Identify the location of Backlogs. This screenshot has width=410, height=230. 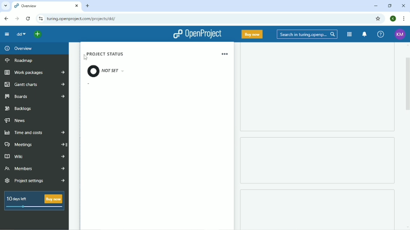
(18, 108).